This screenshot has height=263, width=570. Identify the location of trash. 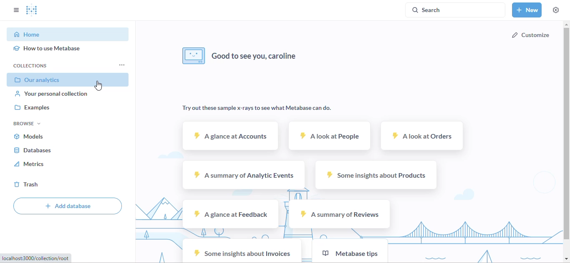
(26, 184).